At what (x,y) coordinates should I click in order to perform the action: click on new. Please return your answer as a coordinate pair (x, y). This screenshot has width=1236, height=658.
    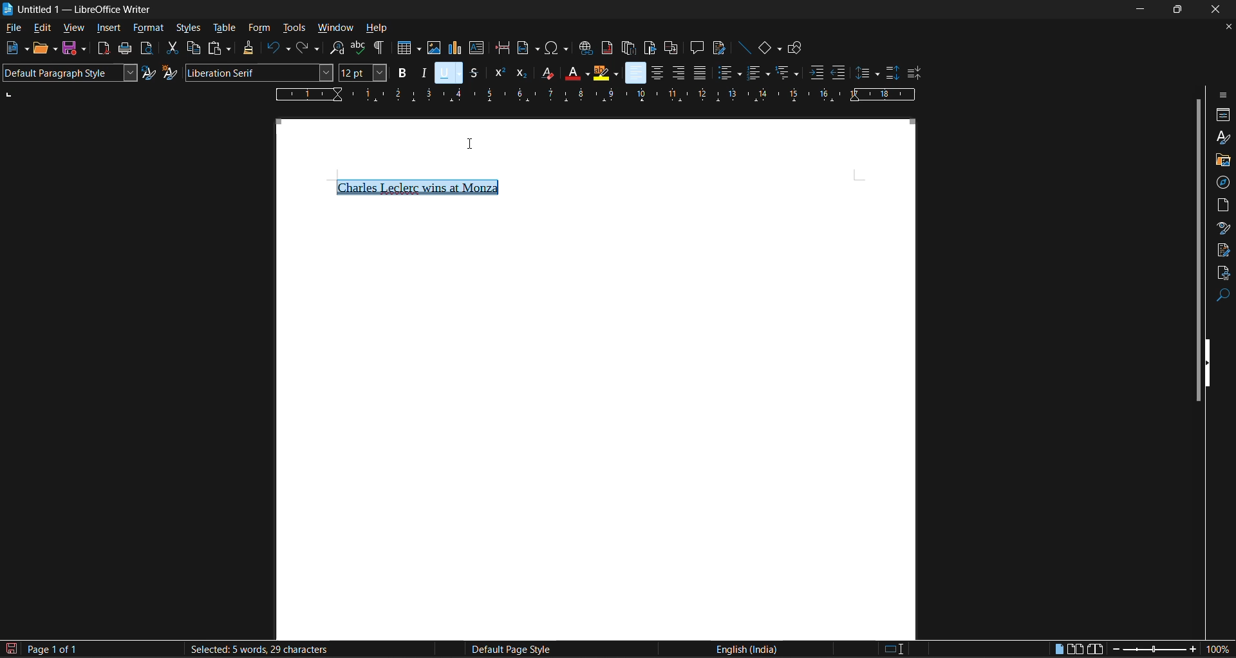
    Looking at the image, I should click on (17, 48).